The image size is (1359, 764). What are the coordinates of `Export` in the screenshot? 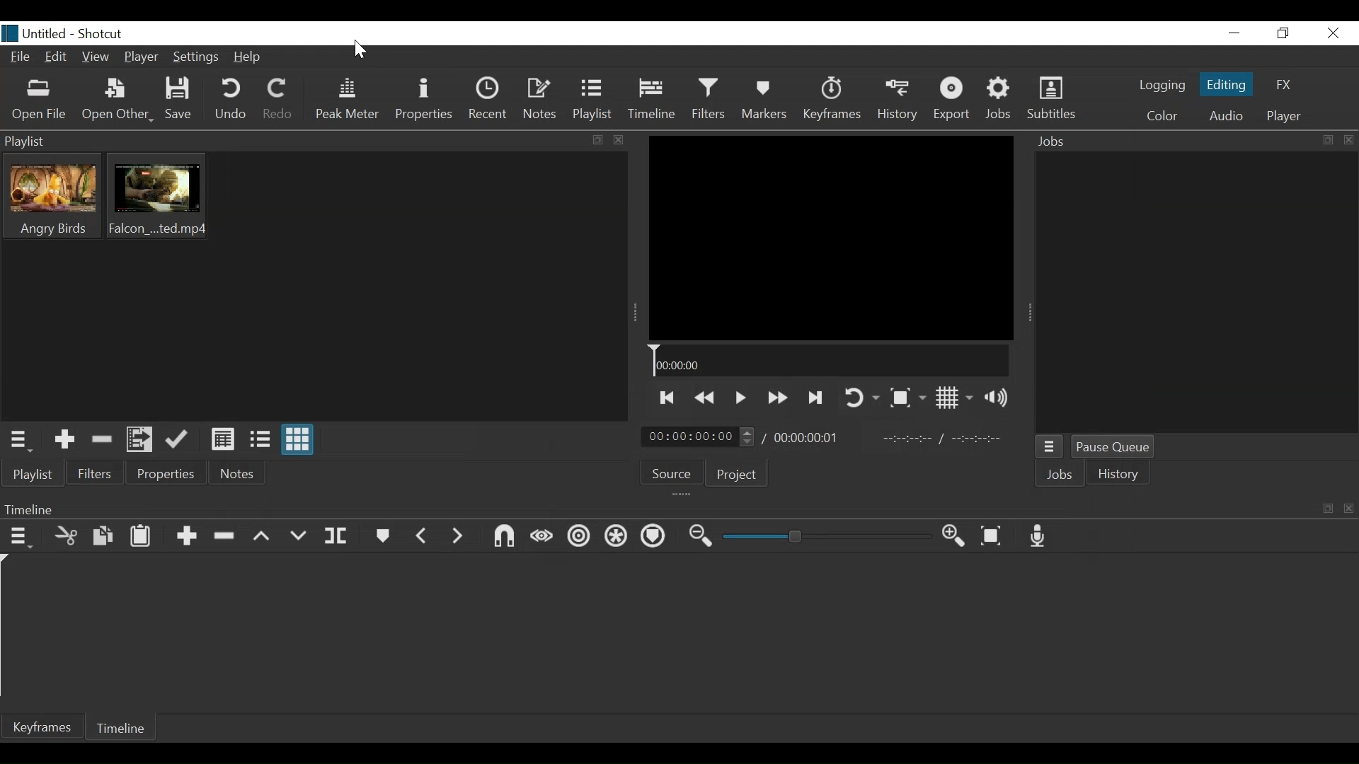 It's located at (954, 99).